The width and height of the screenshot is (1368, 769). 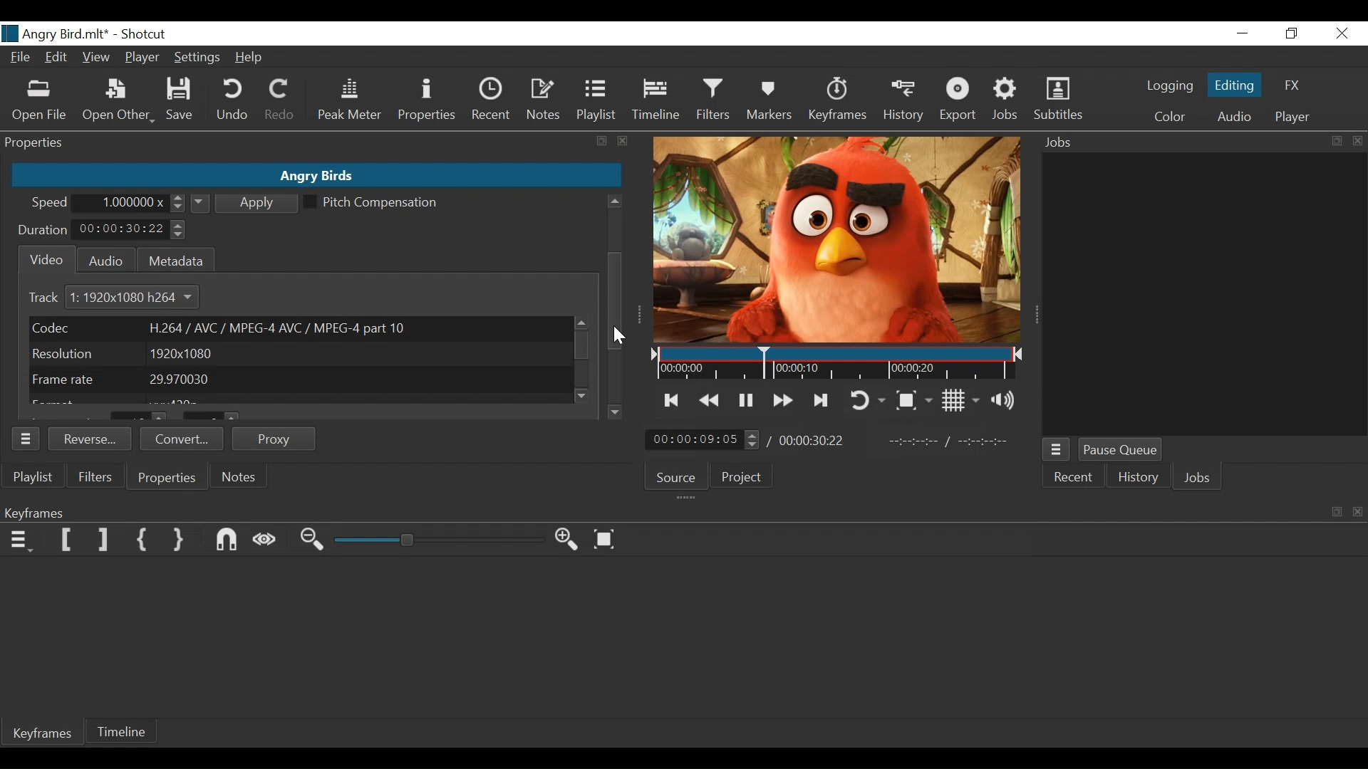 What do you see at coordinates (1198, 143) in the screenshot?
I see `Jobs Panel` at bounding box center [1198, 143].